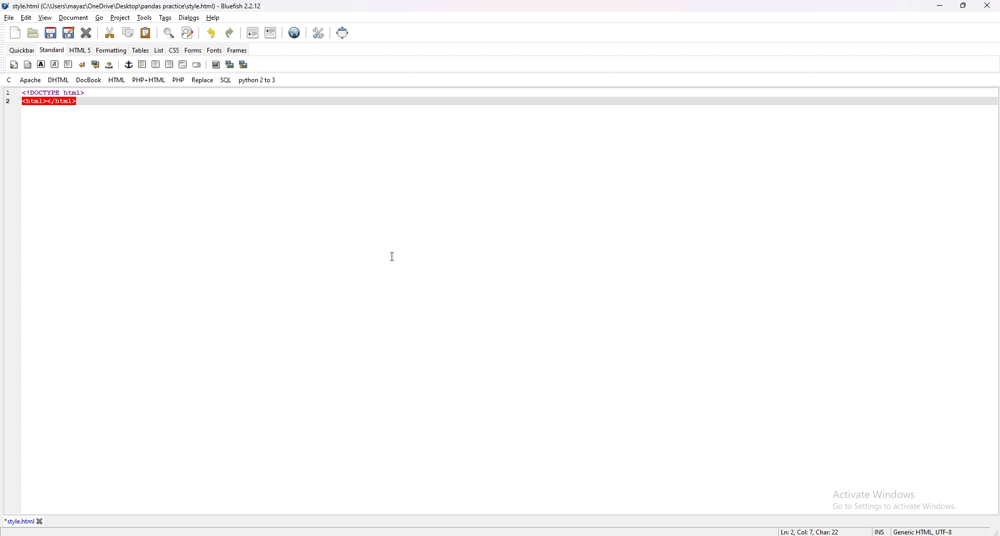 Image resolution: width=1000 pixels, height=536 pixels. What do you see at coordinates (141, 50) in the screenshot?
I see `tables` at bounding box center [141, 50].